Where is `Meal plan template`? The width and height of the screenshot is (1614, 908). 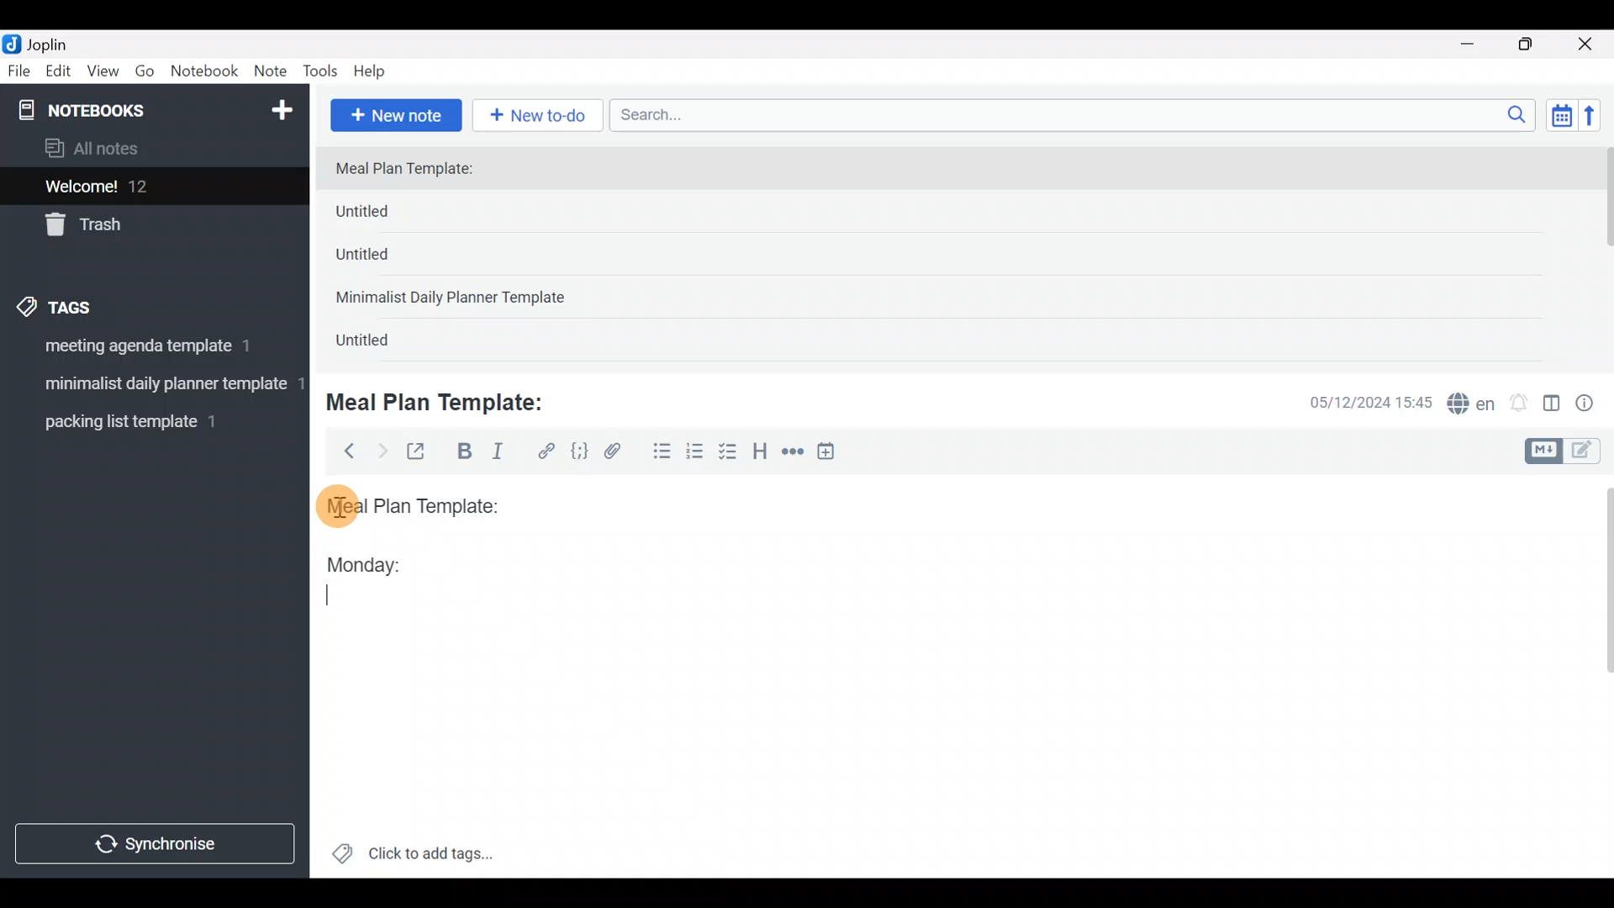
Meal plan template is located at coordinates (407, 504).